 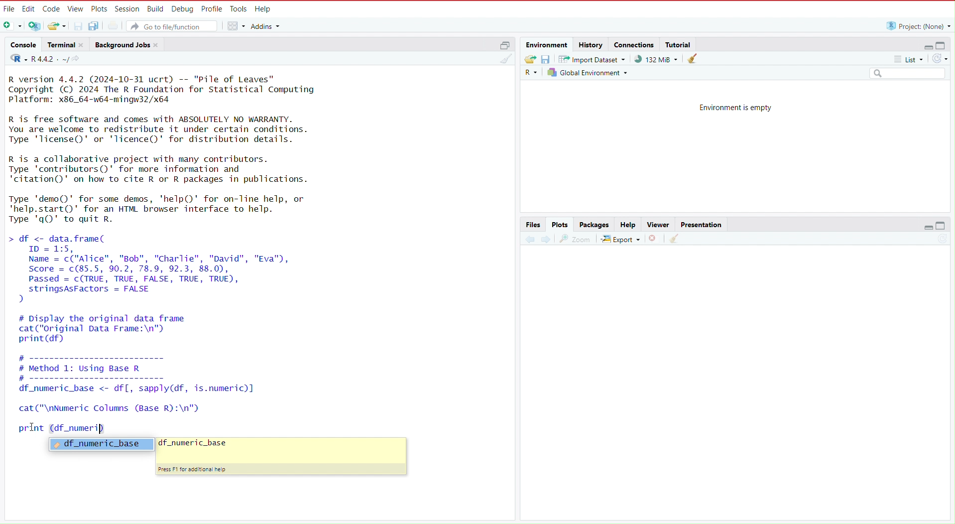 I want to click on Open an existing file, so click(x=58, y=26).